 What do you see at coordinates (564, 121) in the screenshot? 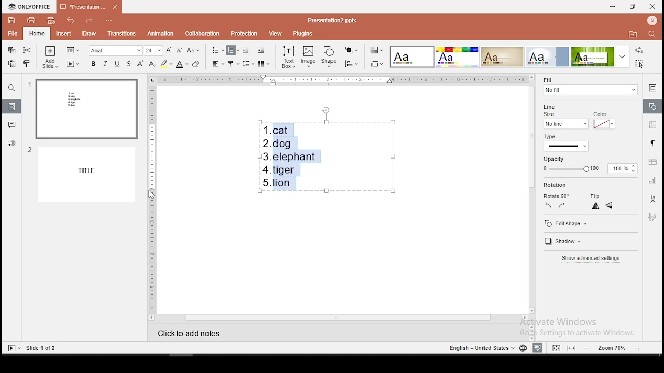
I see `line size` at bounding box center [564, 121].